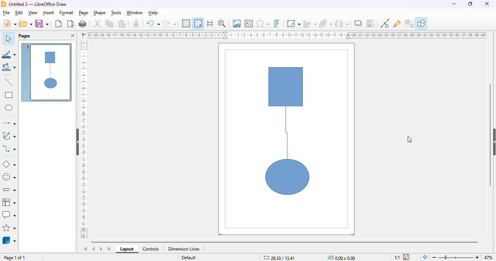  Describe the element at coordinates (9, 165) in the screenshot. I see `basic shapes` at that location.